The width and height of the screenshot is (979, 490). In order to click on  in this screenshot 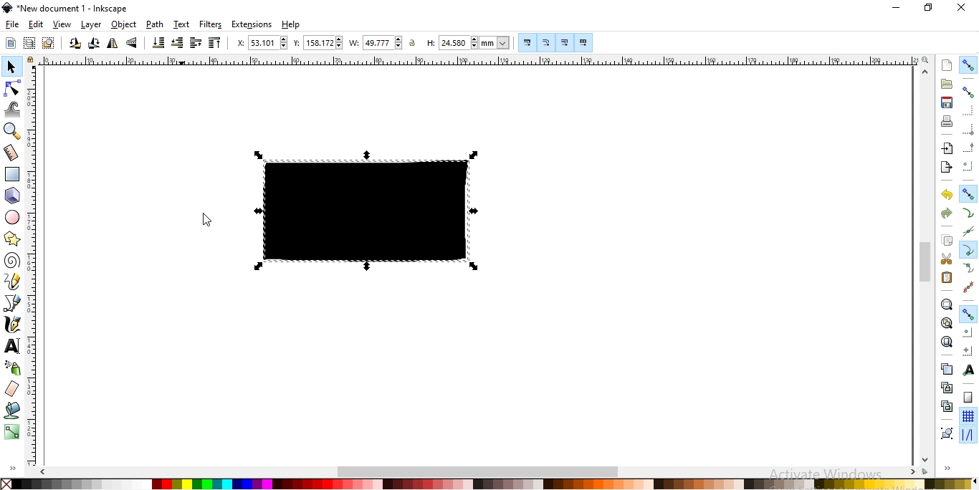, I will do `click(565, 42)`.